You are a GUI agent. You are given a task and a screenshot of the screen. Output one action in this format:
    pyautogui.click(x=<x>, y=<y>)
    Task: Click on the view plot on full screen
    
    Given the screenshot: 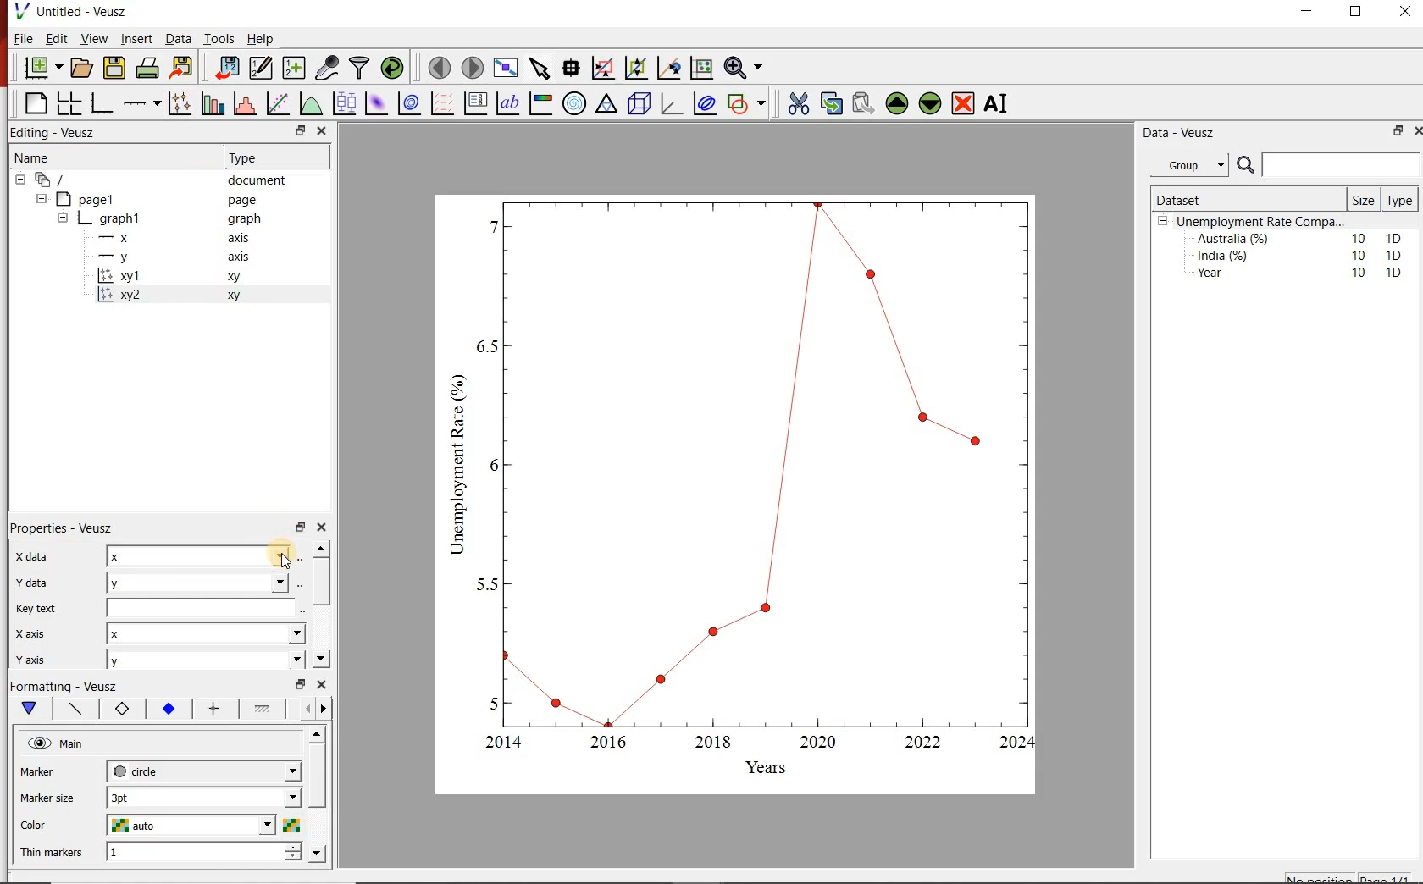 What is the action you would take?
    pyautogui.click(x=507, y=67)
    